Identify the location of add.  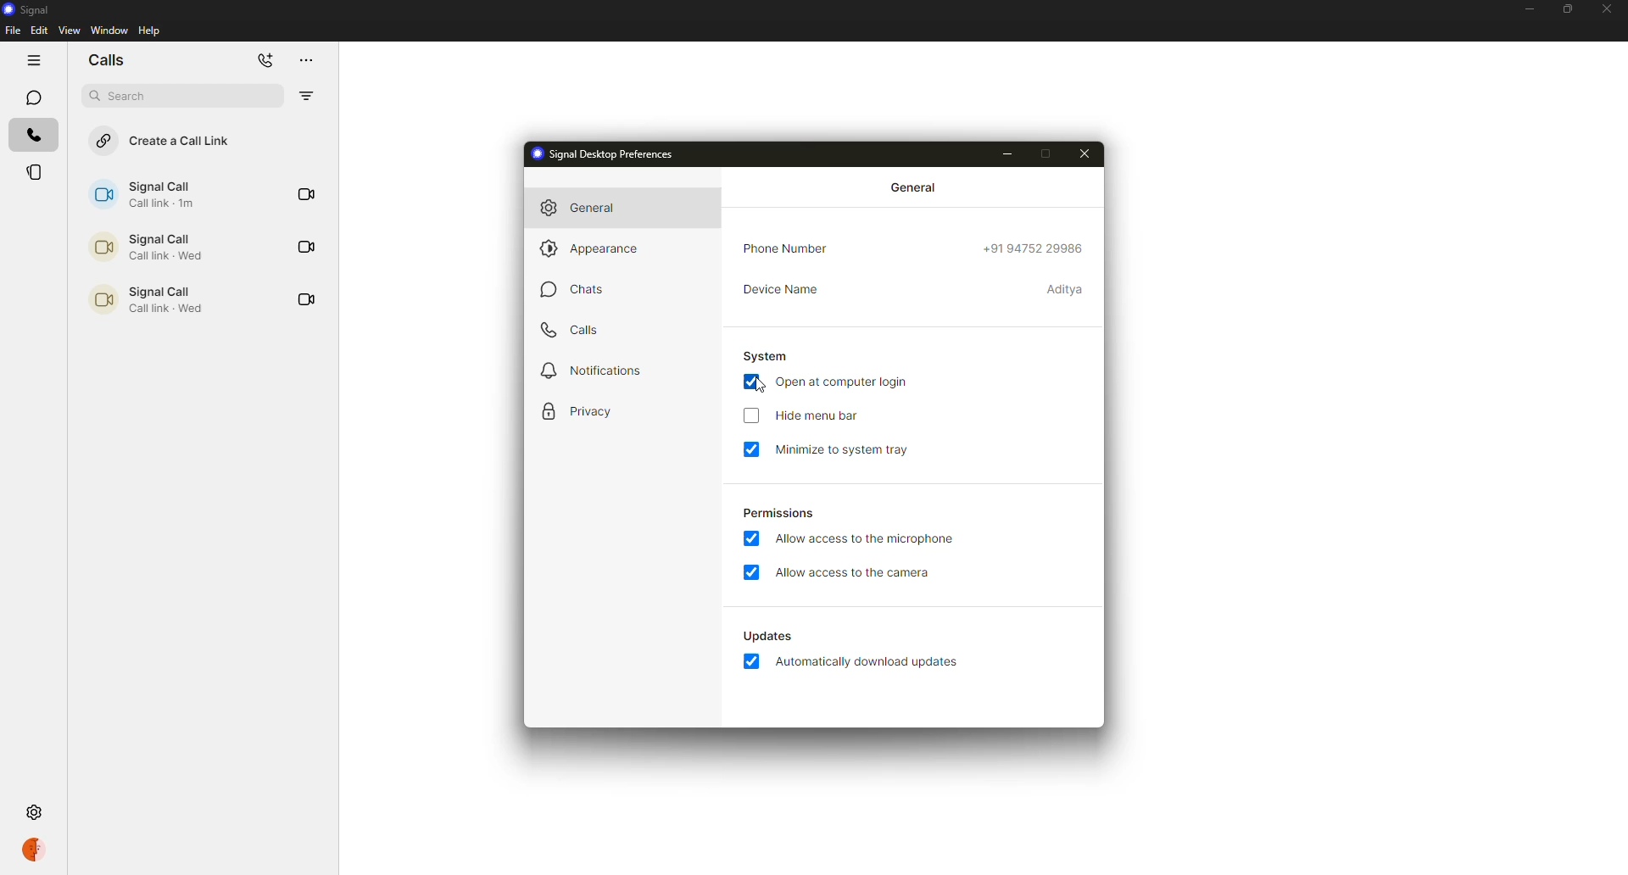
(264, 60).